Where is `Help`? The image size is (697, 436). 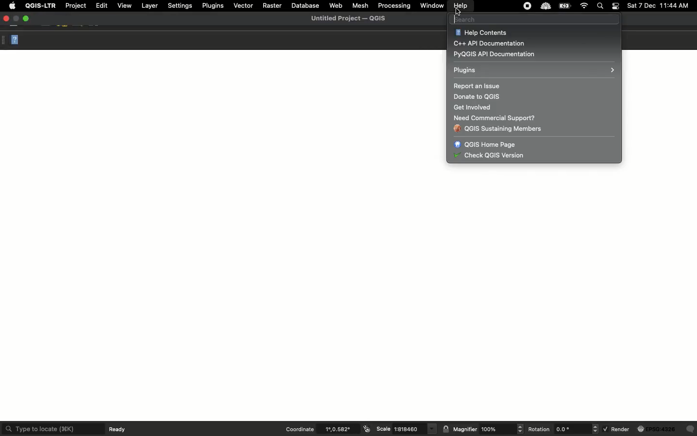
Help is located at coordinates (462, 6).